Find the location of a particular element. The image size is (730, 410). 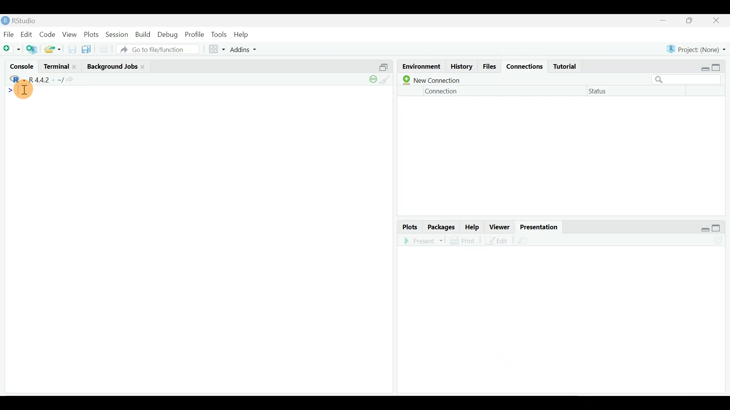

Project (None) is located at coordinates (697, 47).